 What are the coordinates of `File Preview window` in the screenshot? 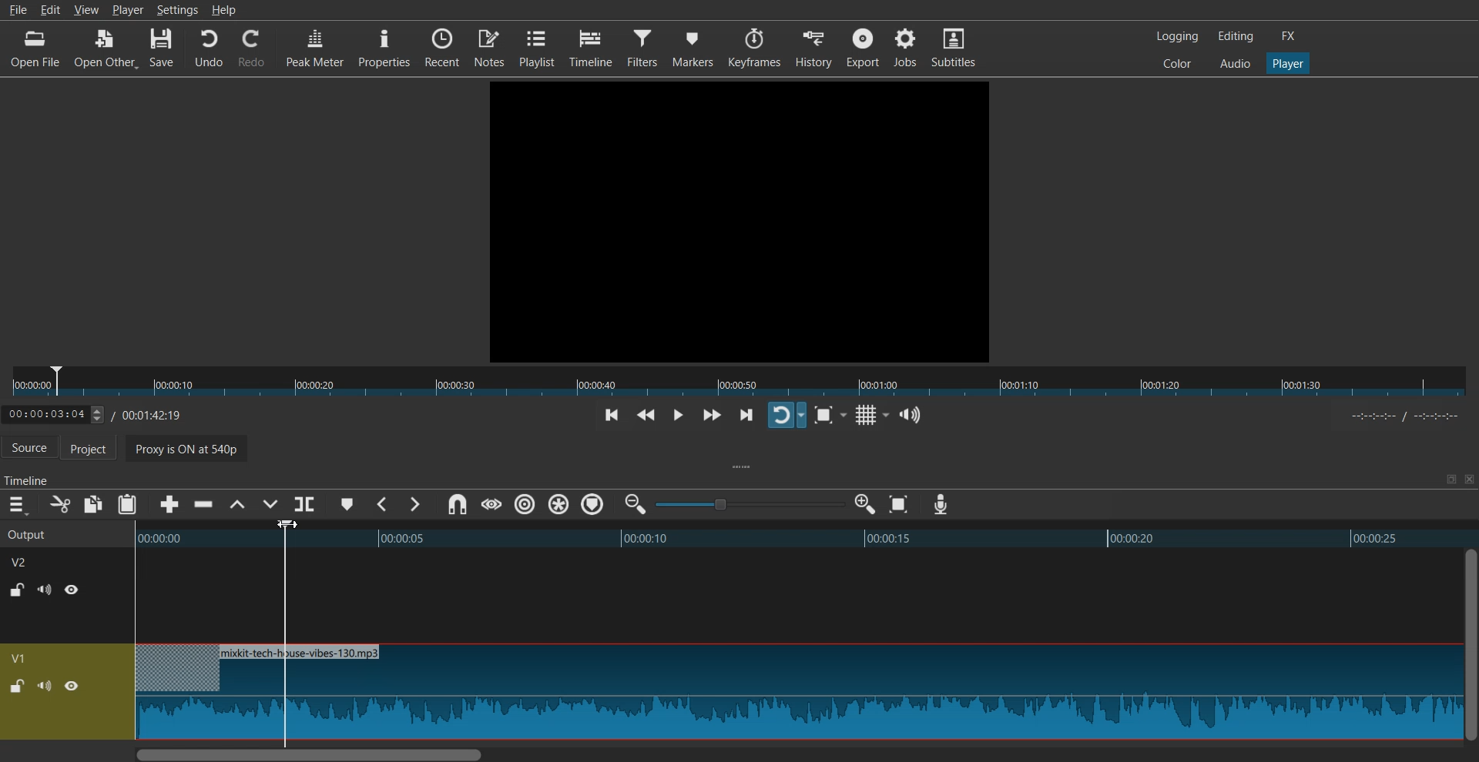 It's located at (743, 219).